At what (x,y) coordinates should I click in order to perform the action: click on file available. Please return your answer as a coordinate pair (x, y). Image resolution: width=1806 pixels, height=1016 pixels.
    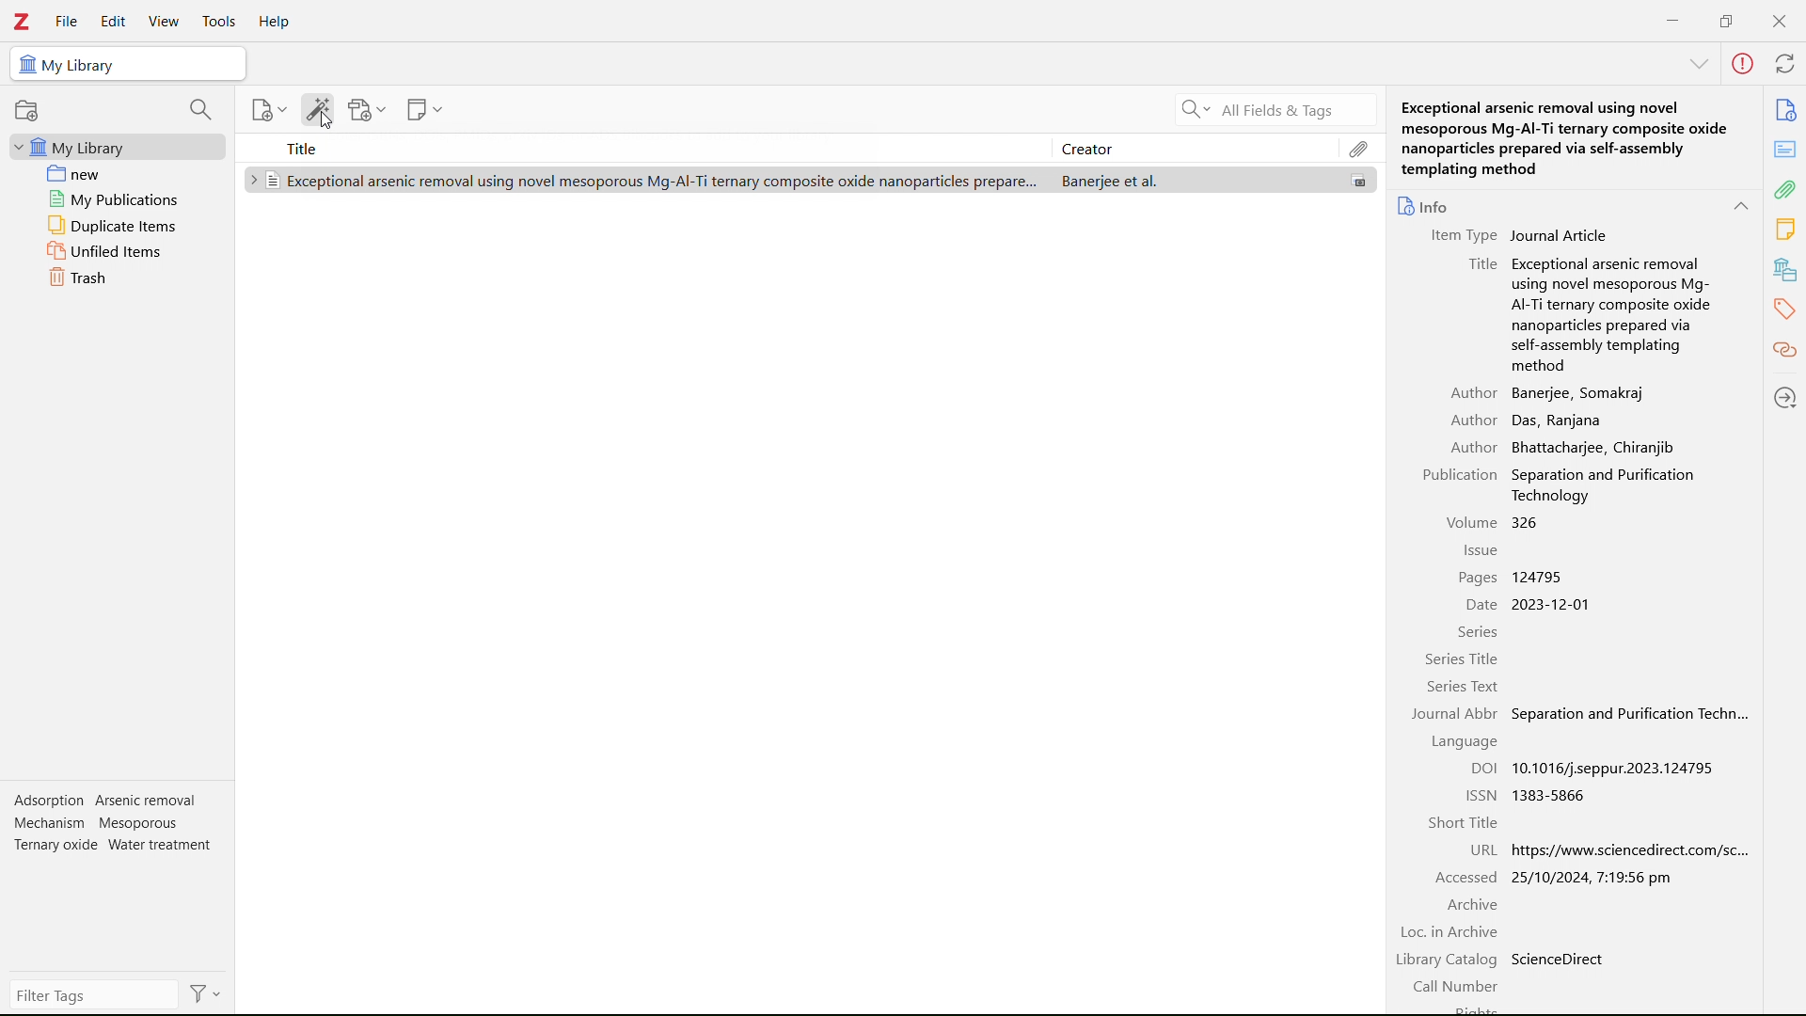
    Looking at the image, I should click on (1358, 181).